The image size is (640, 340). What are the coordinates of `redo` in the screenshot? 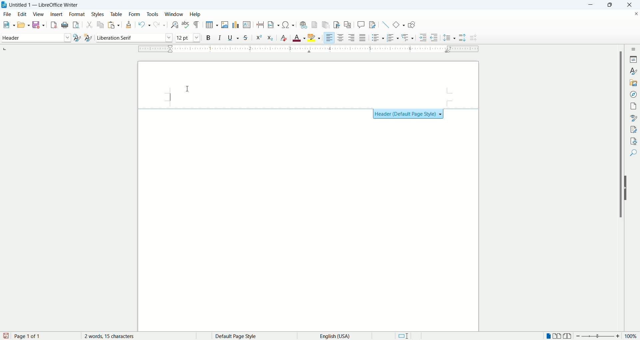 It's located at (159, 24).